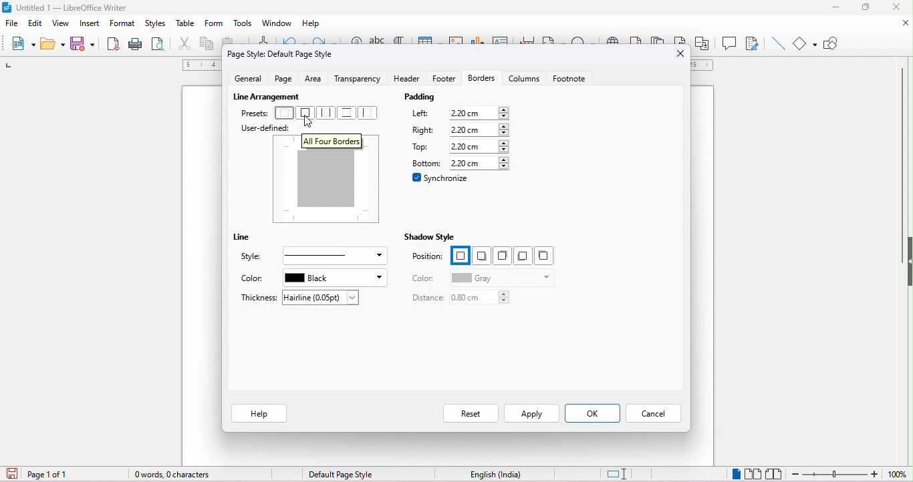  Describe the element at coordinates (328, 178) in the screenshot. I see `page preview` at that location.